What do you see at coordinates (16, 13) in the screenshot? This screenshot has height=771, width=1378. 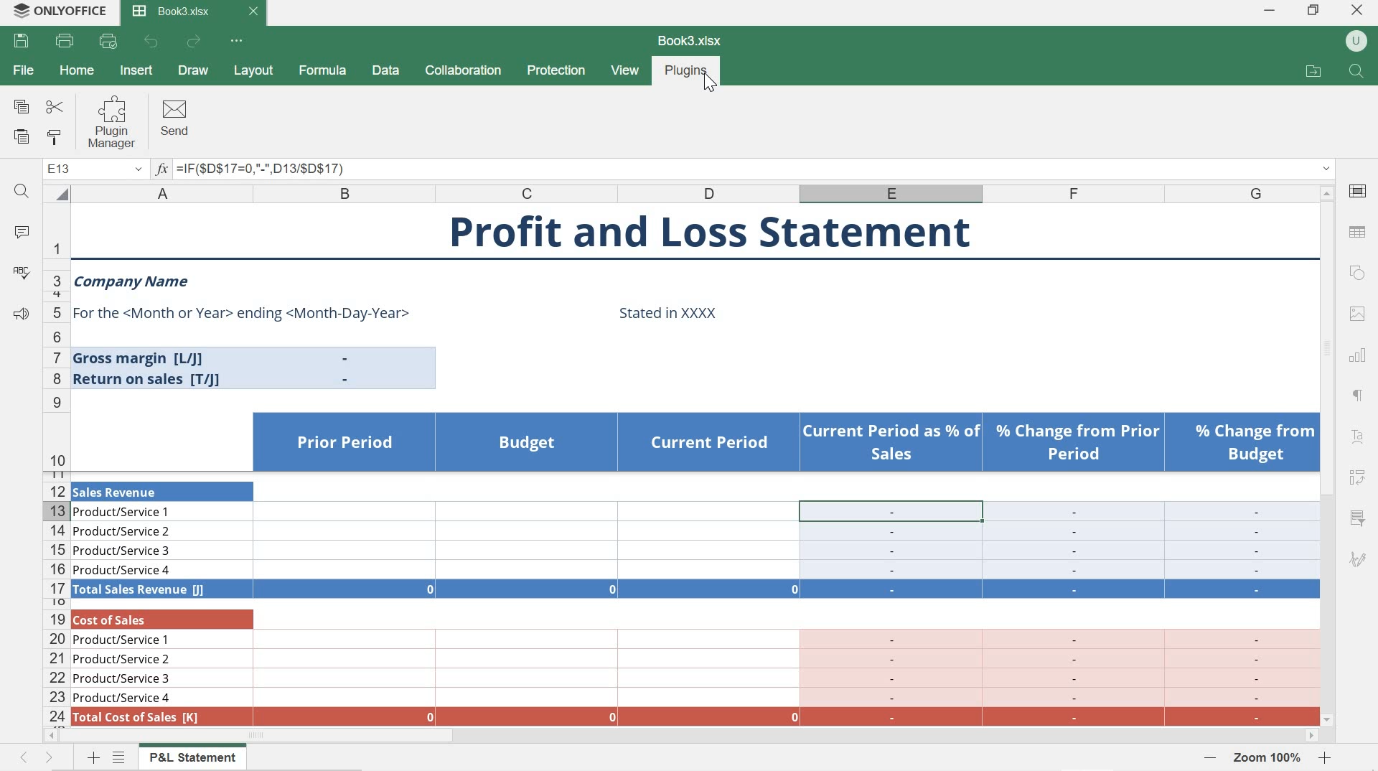 I see `onlyoffice logo` at bounding box center [16, 13].